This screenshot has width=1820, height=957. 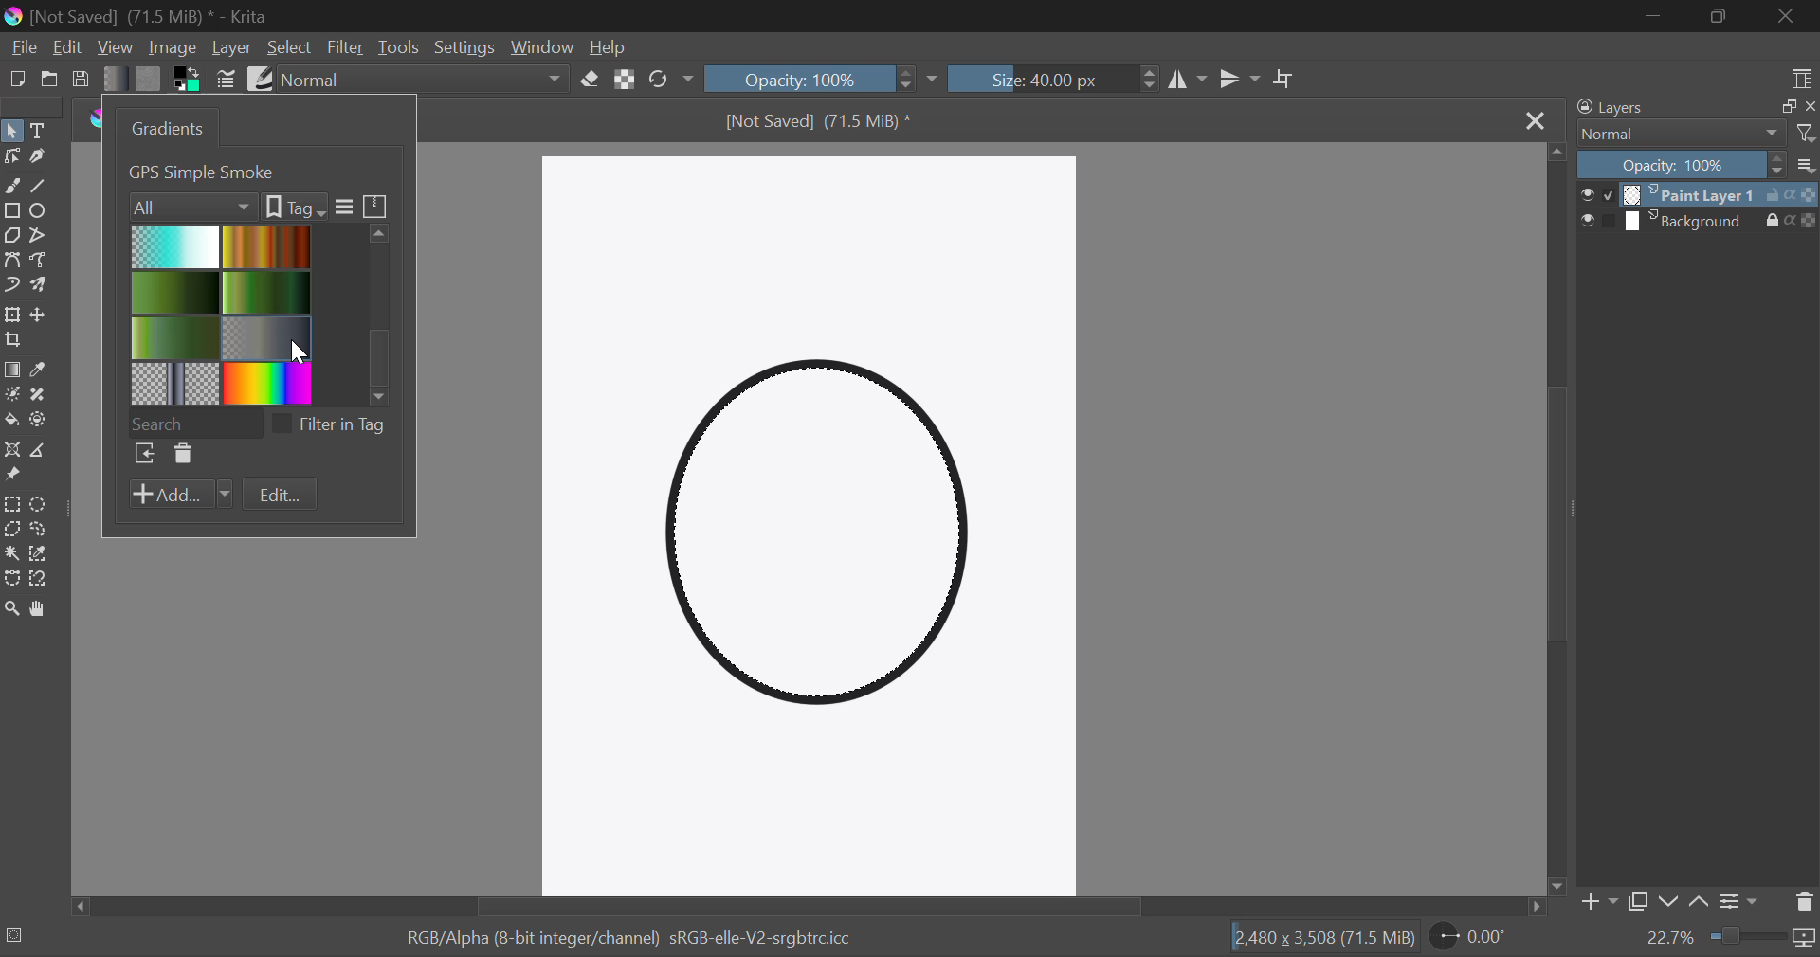 What do you see at coordinates (1057, 78) in the screenshot?
I see `Brush Size` at bounding box center [1057, 78].